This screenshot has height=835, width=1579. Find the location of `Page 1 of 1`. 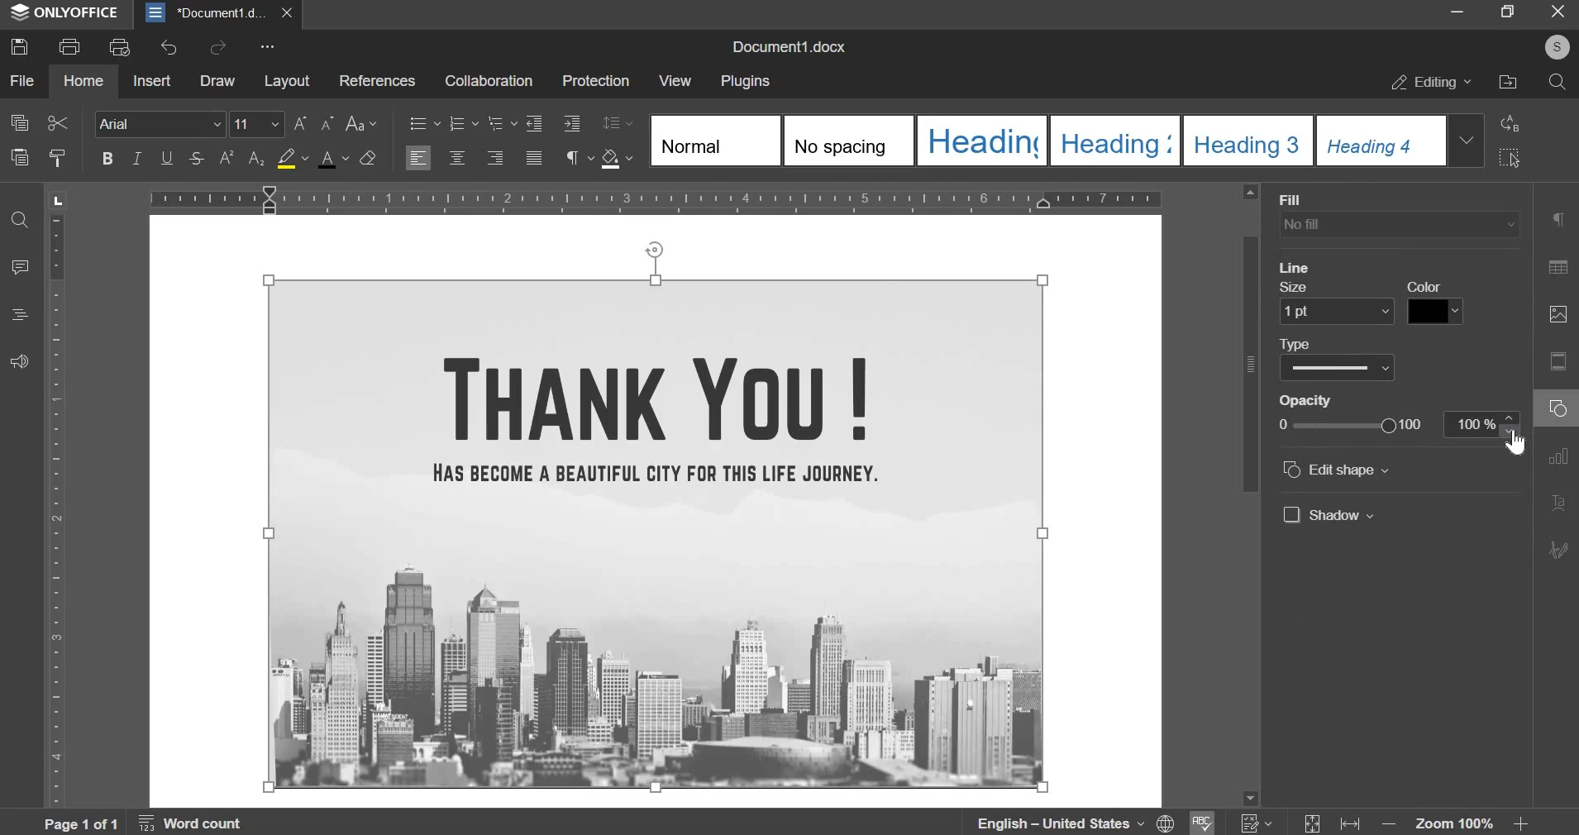

Page 1 of 1 is located at coordinates (84, 823).